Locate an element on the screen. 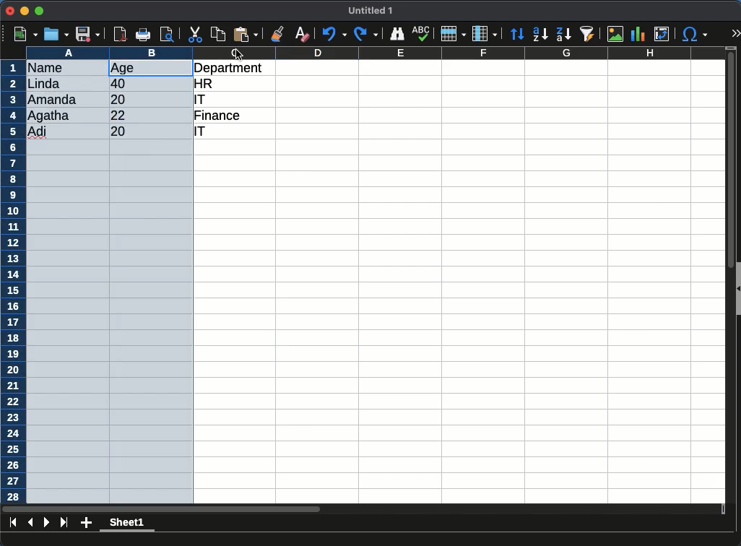 The width and height of the screenshot is (741, 546). add is located at coordinates (86, 524).